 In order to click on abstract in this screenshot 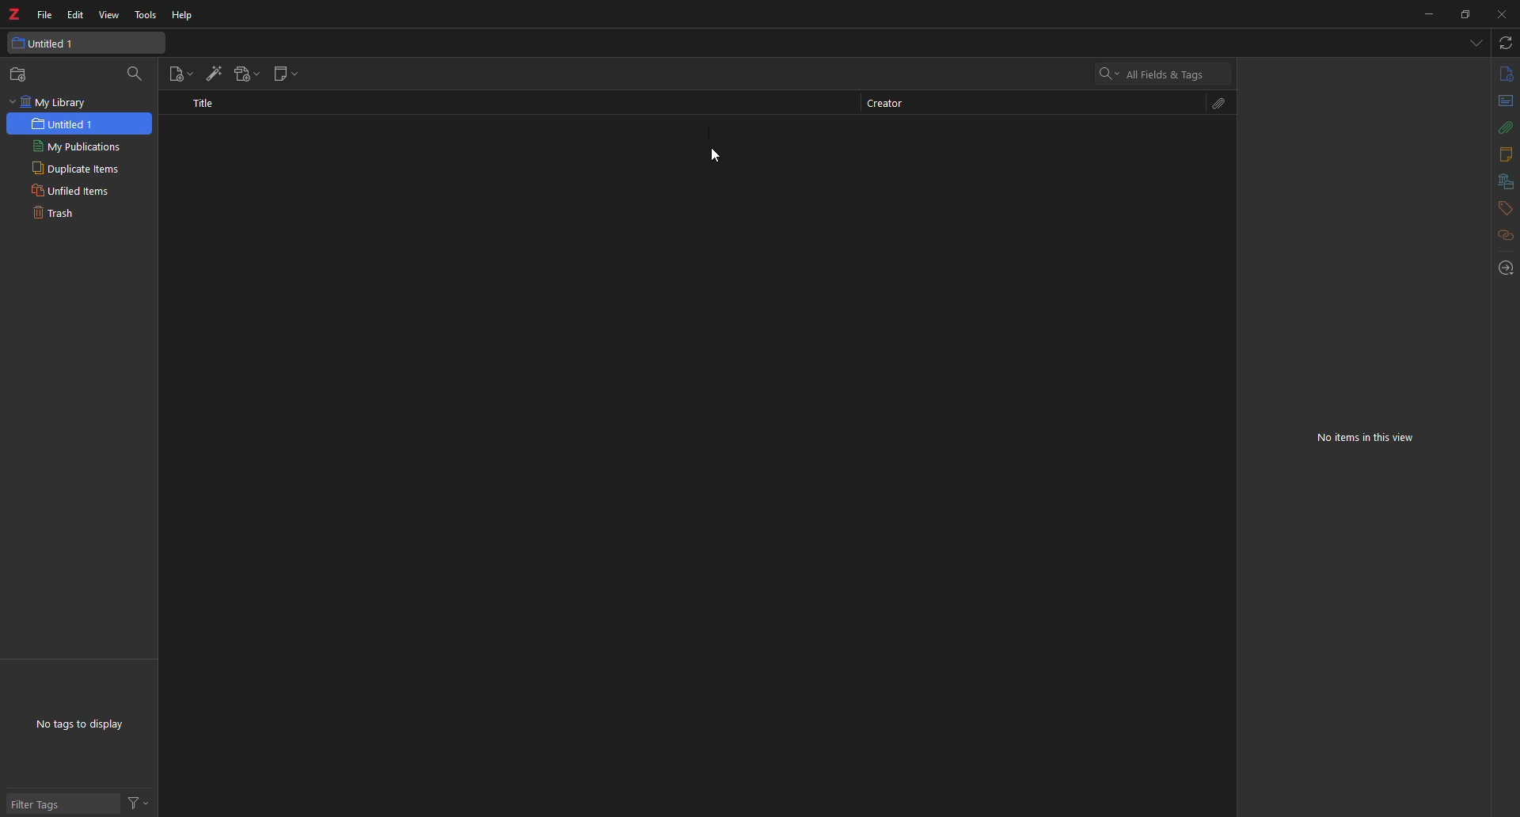, I will do `click(1504, 102)`.